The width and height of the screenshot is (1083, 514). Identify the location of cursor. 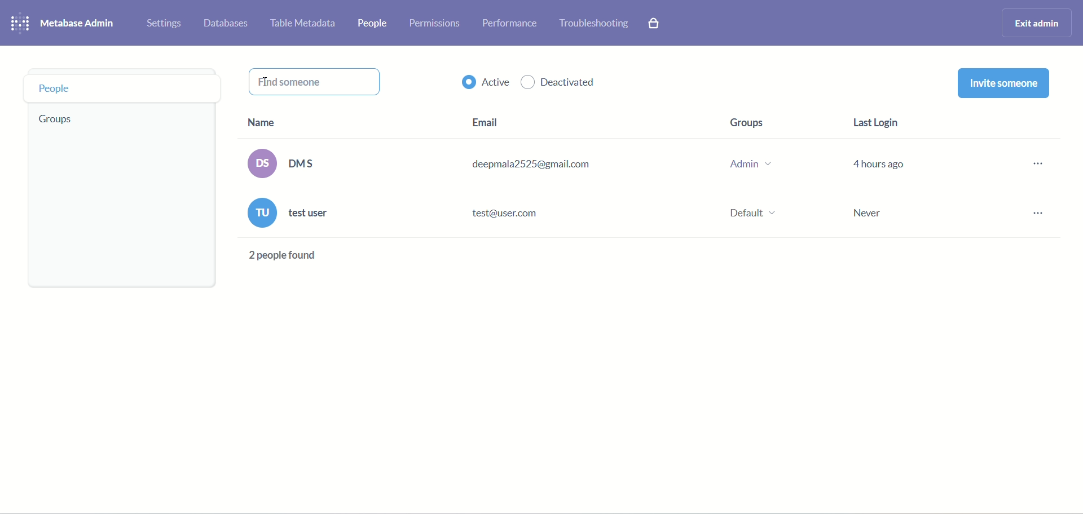
(266, 83).